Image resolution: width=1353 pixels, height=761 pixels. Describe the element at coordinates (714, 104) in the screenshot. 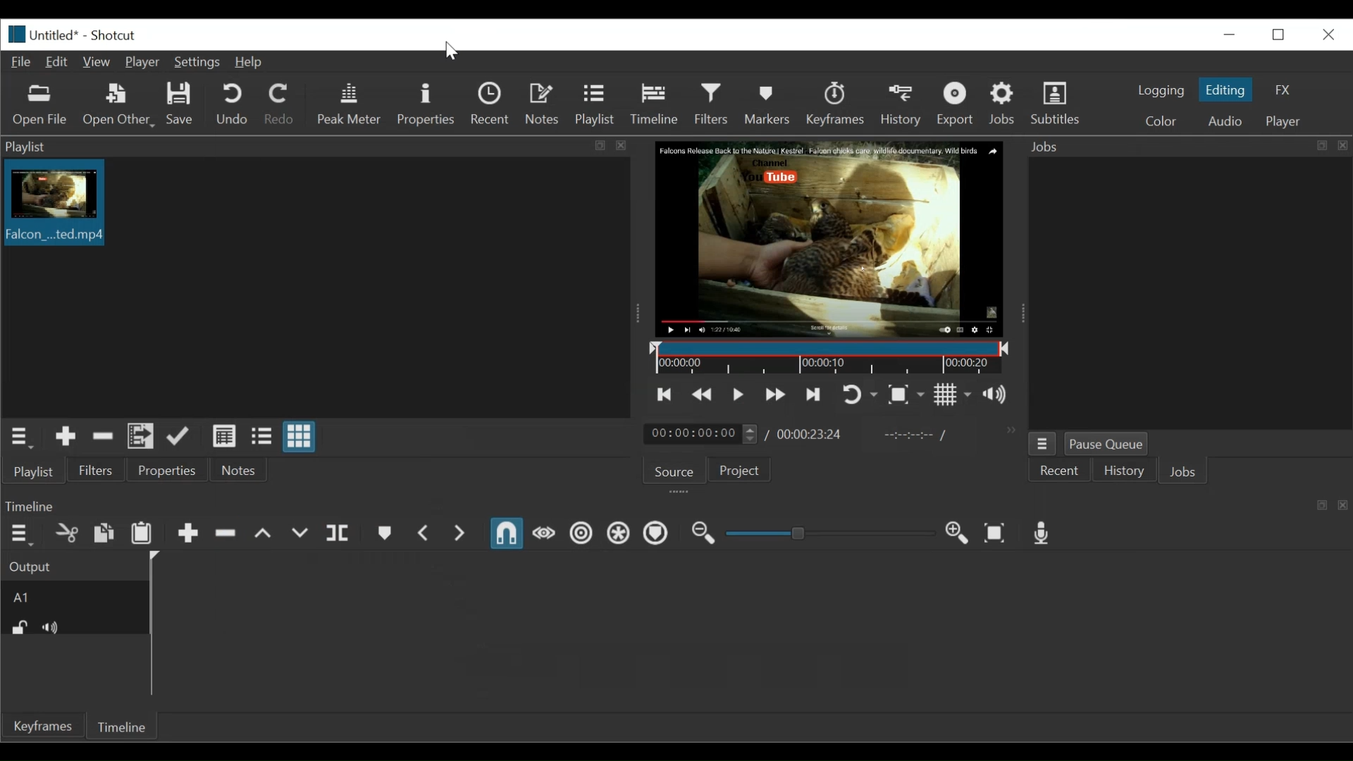

I see `Filters` at that location.